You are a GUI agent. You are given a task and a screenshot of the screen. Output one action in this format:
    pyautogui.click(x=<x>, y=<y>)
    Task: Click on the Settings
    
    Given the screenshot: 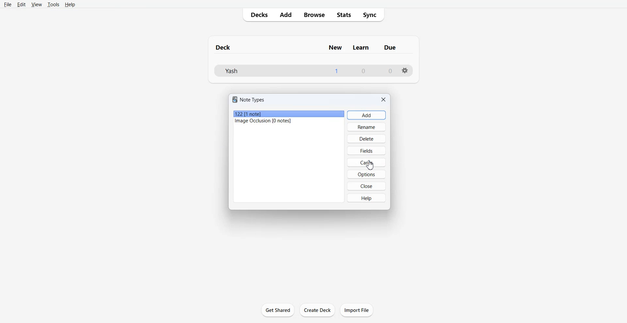 What is the action you would take?
    pyautogui.click(x=404, y=70)
    